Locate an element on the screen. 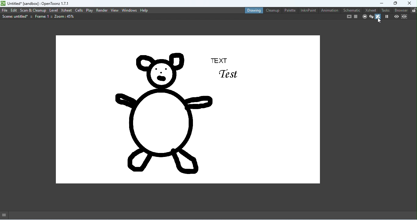 The width and height of the screenshot is (417, 220). Cleanup is located at coordinates (272, 11).